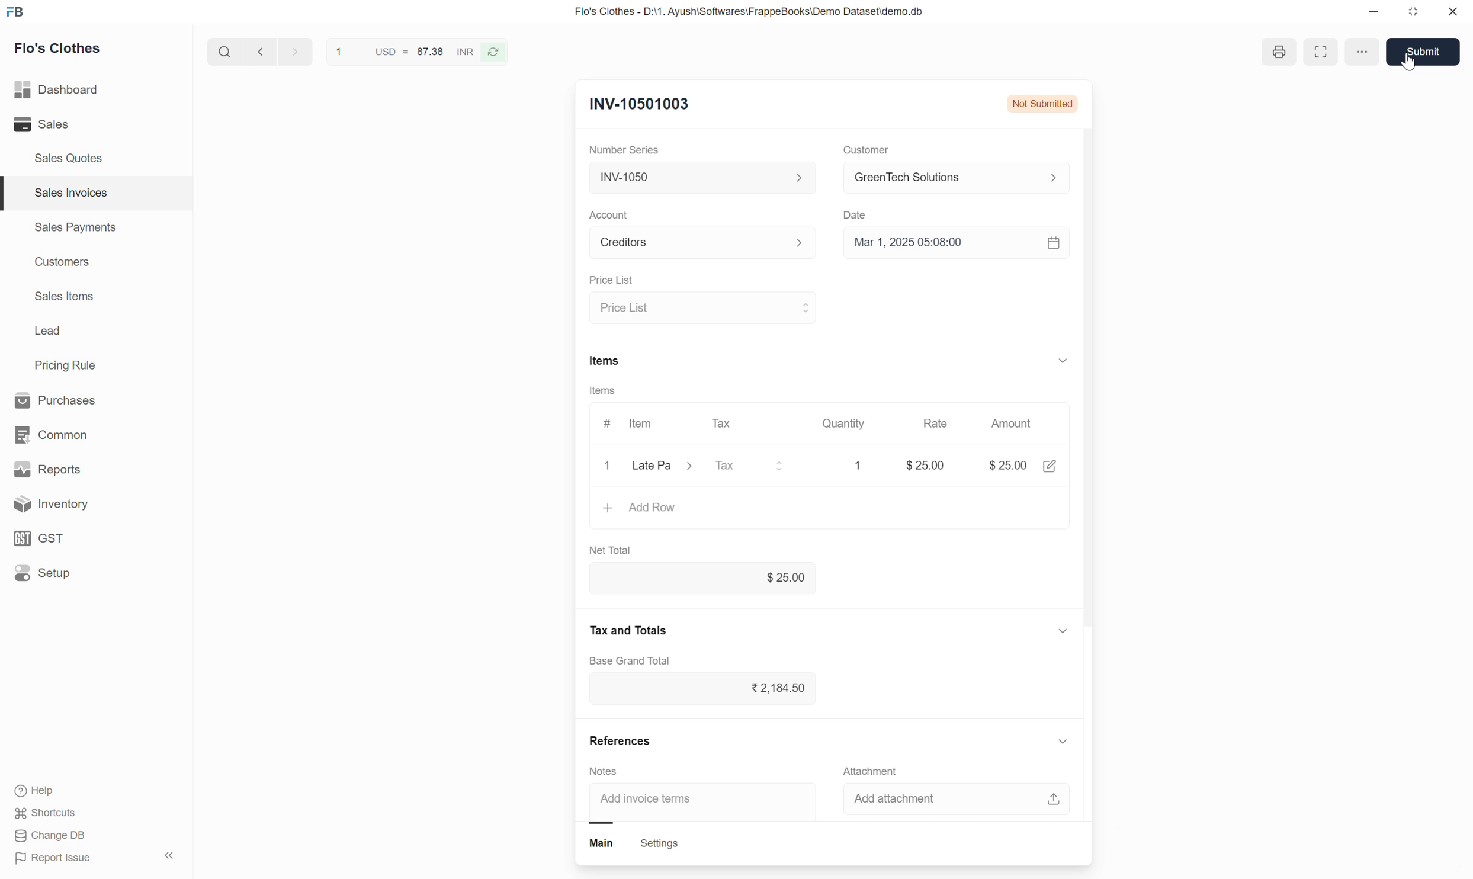 Image resolution: width=1473 pixels, height=879 pixels. What do you see at coordinates (65, 297) in the screenshot?
I see `Sales Items` at bounding box center [65, 297].